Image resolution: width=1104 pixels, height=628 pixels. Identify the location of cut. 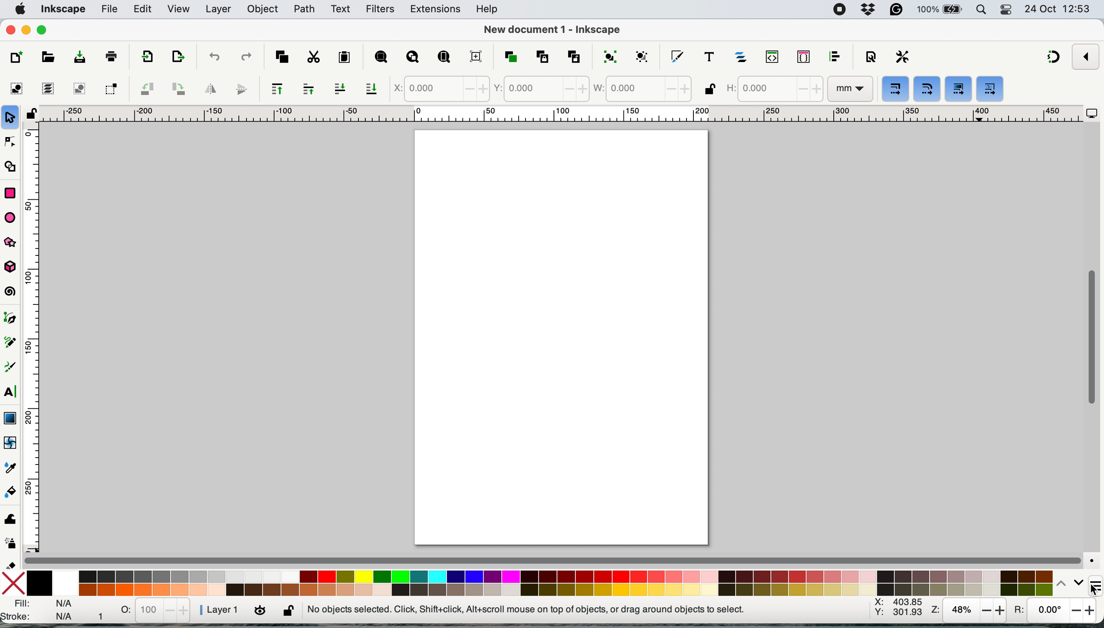
(313, 58).